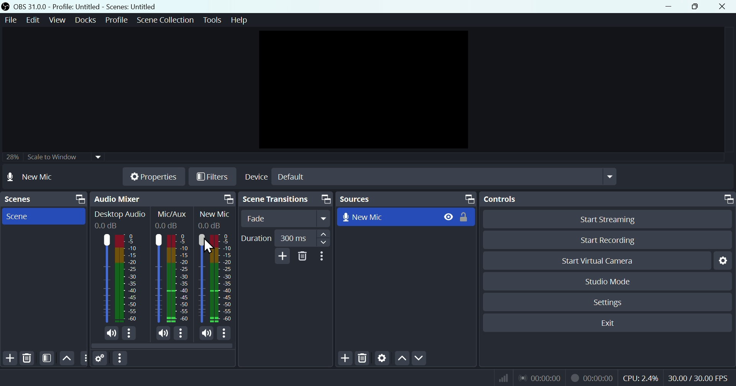 This screenshot has width=736, height=386. Describe the element at coordinates (117, 20) in the screenshot. I see `Profile` at that location.